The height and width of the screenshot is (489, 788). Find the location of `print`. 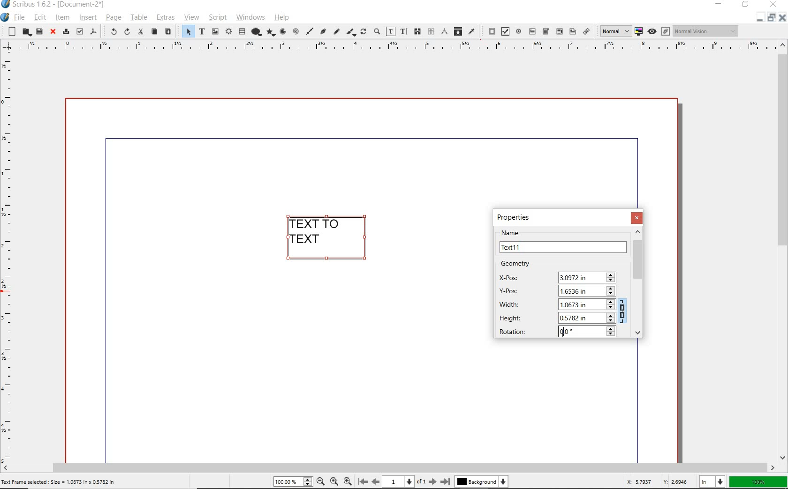

print is located at coordinates (65, 32).